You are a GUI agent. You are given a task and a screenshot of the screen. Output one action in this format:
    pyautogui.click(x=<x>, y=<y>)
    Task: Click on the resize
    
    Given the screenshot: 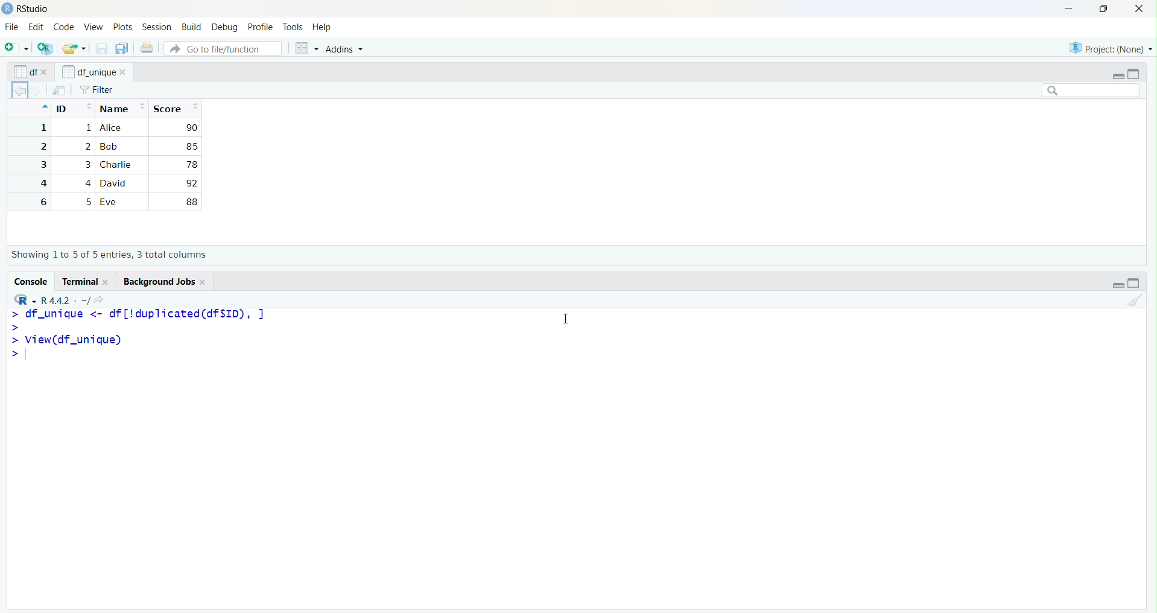 What is the action you would take?
    pyautogui.click(x=1104, y=9)
    